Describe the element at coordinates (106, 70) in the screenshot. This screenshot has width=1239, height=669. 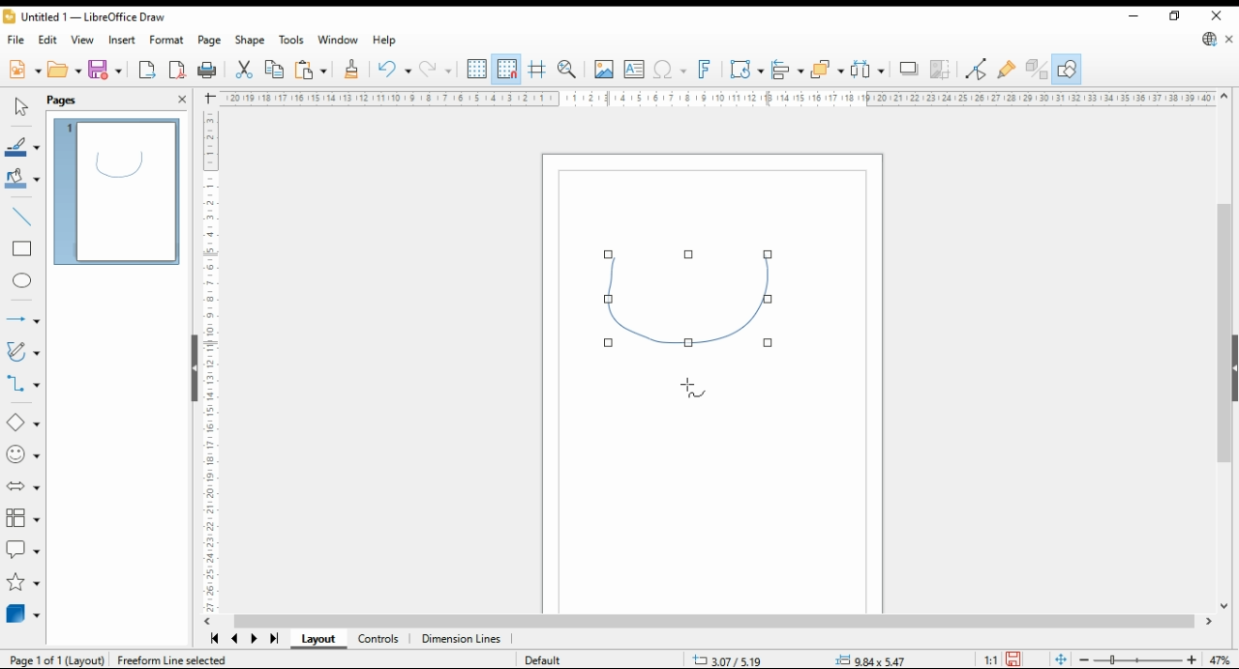
I see `save` at that location.